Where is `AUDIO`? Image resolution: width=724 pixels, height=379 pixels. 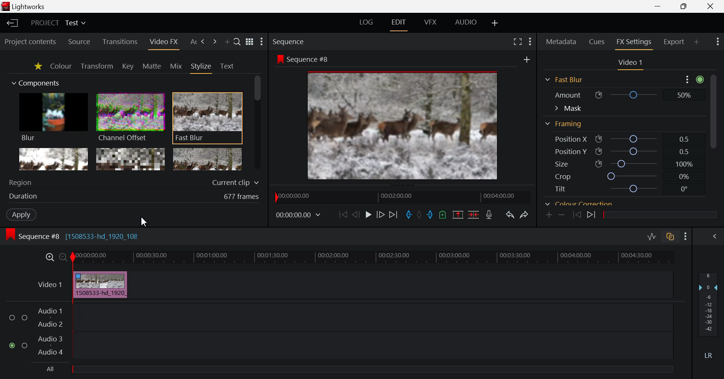 AUDIO is located at coordinates (466, 24).